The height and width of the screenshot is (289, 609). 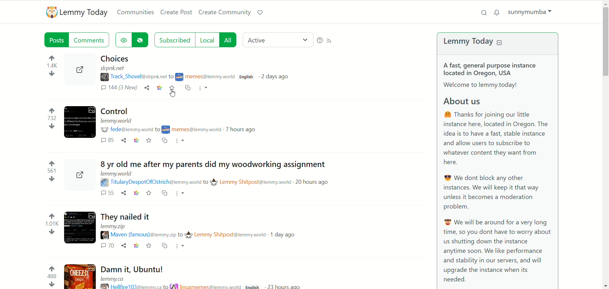 I want to click on save, so click(x=172, y=88).